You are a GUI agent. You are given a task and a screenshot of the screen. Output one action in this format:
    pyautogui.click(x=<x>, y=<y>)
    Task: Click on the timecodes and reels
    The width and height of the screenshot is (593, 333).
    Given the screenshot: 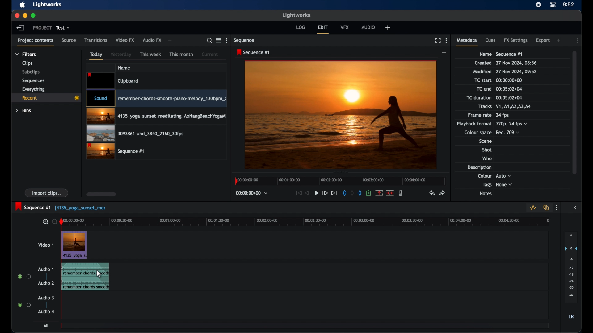 What is the action you would take?
    pyautogui.click(x=252, y=193)
    